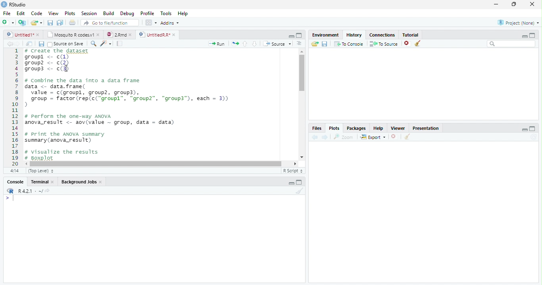 The height and width of the screenshot is (285, 542). What do you see at coordinates (8, 22) in the screenshot?
I see `New file` at bounding box center [8, 22].